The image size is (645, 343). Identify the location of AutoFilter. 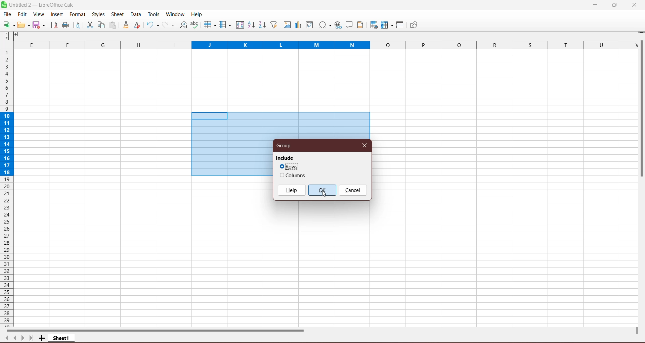
(274, 25).